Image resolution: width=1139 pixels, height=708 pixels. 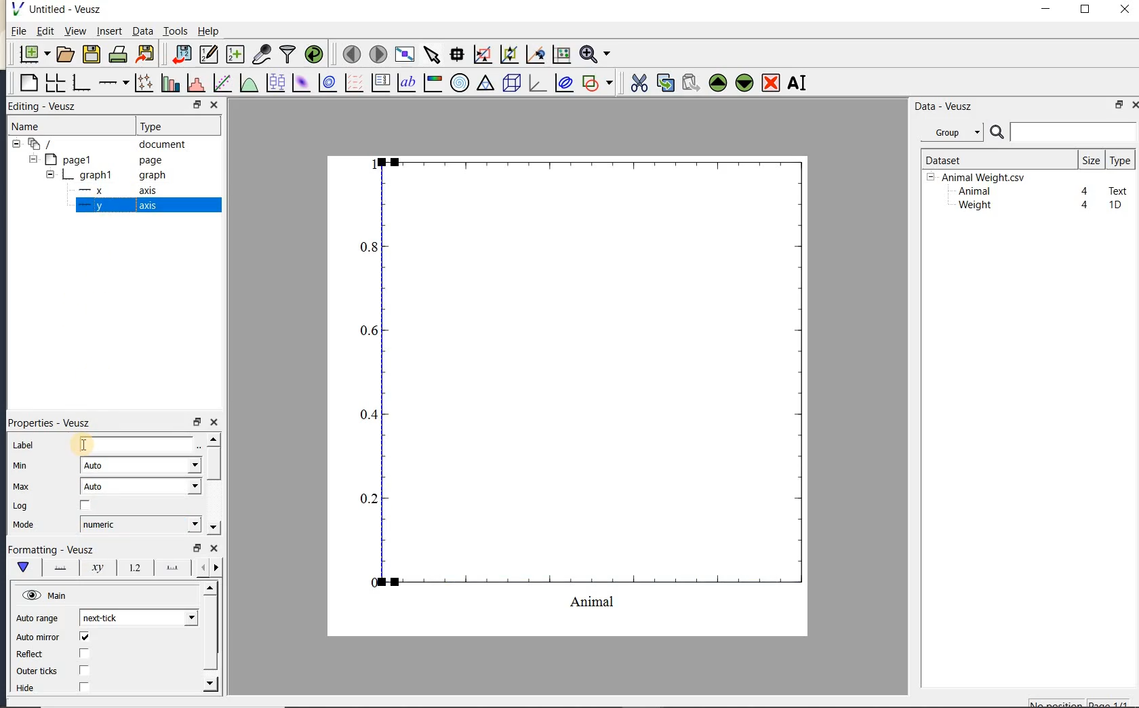 I want to click on Untitled-Veusz, so click(x=60, y=9).